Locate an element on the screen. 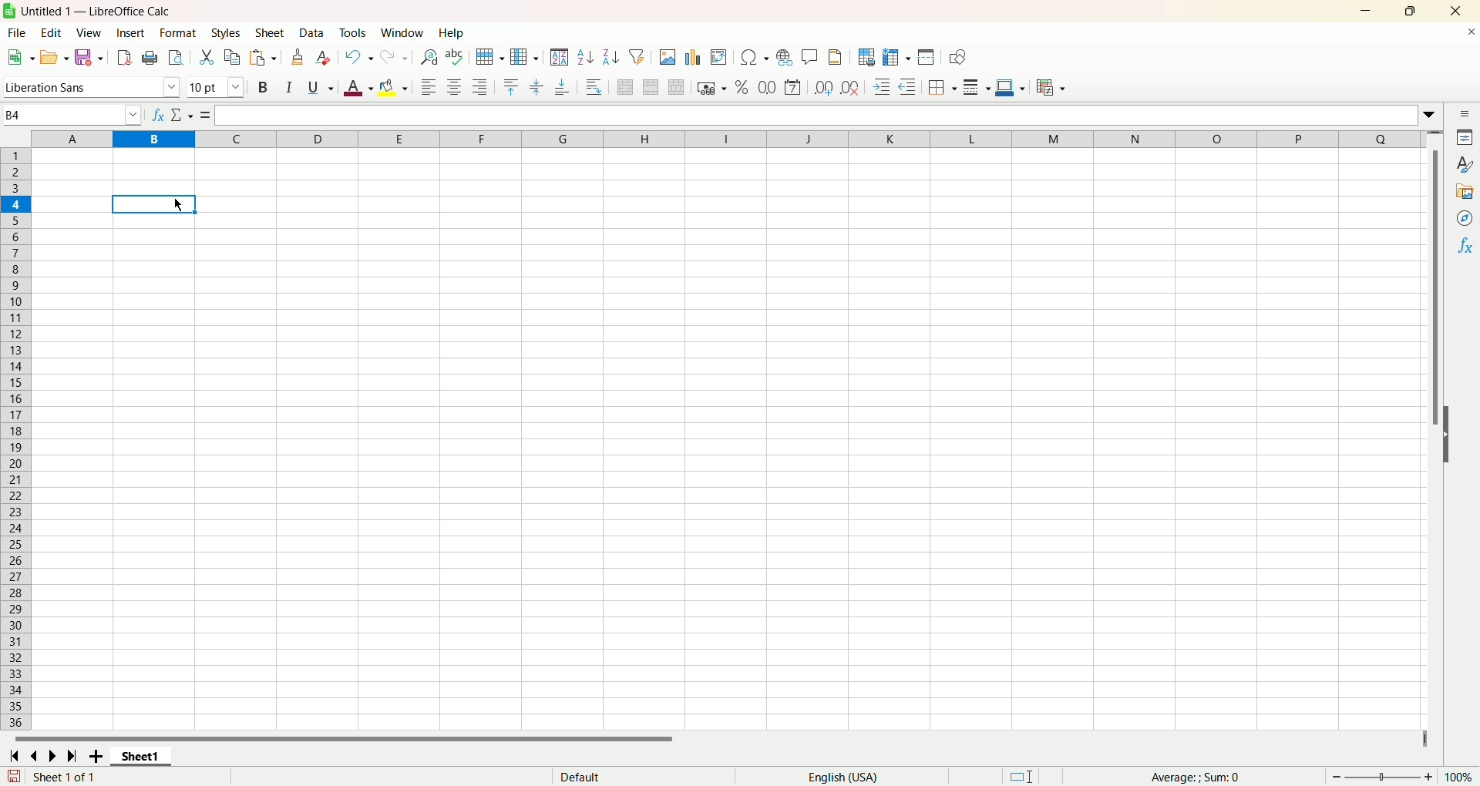 The width and height of the screenshot is (1480, 786). format as percent is located at coordinates (739, 88).